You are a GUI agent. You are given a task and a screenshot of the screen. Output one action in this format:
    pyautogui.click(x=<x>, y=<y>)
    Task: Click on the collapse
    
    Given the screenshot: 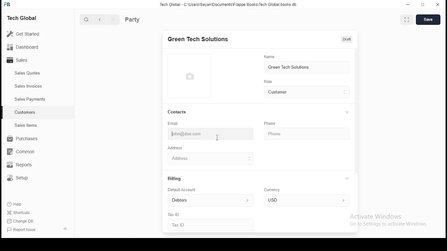 What is the action you would take?
    pyautogui.click(x=348, y=179)
    